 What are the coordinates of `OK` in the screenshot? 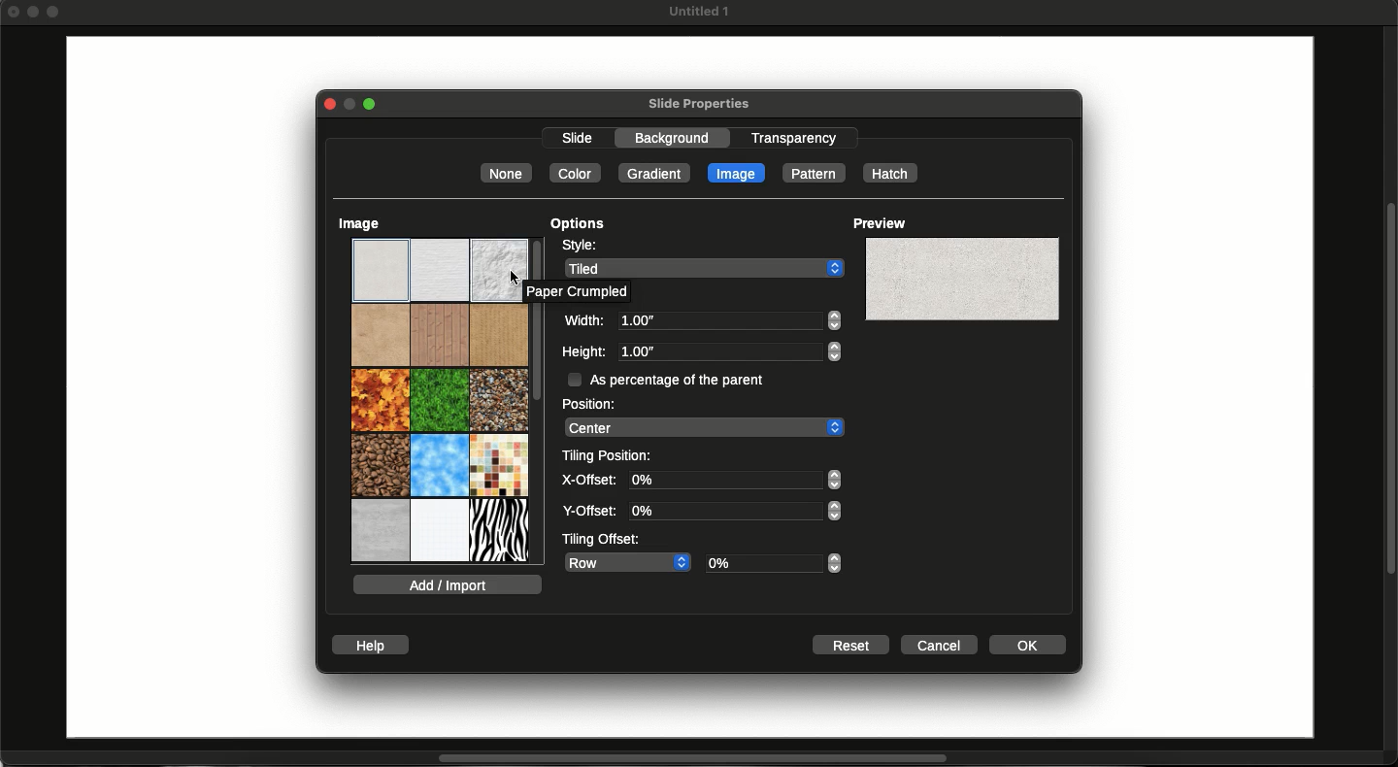 It's located at (1029, 644).